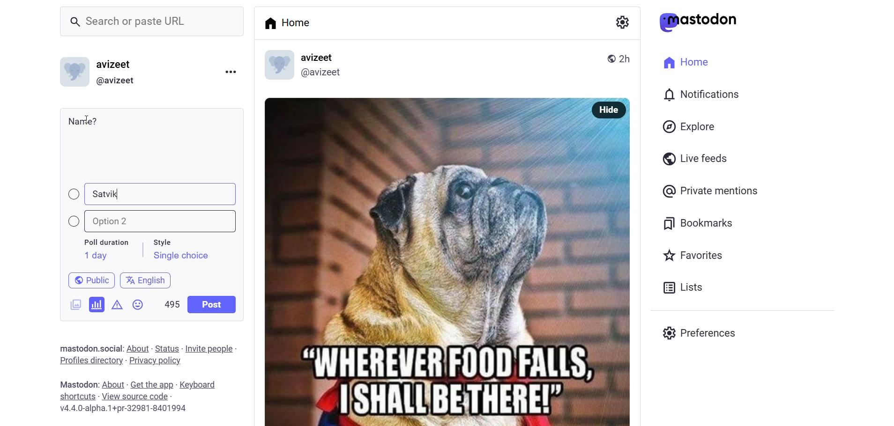 The image size is (894, 426). I want to click on style, so click(167, 241).